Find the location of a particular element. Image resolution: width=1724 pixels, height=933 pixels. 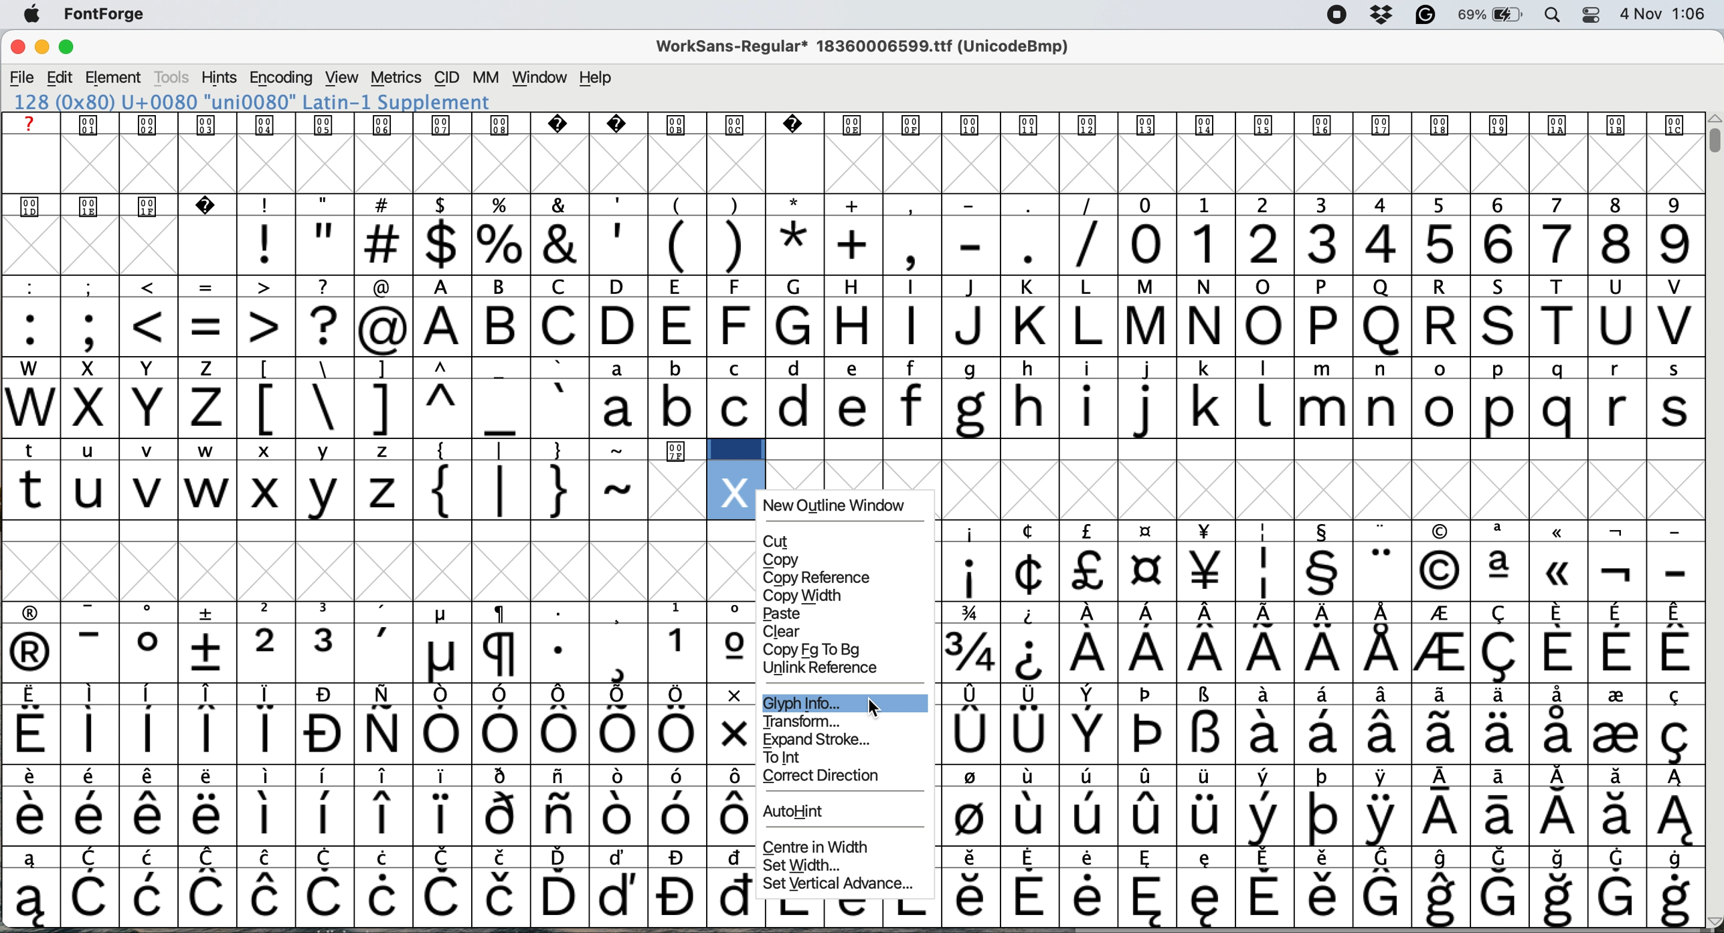

glypg info... is located at coordinates (803, 703).